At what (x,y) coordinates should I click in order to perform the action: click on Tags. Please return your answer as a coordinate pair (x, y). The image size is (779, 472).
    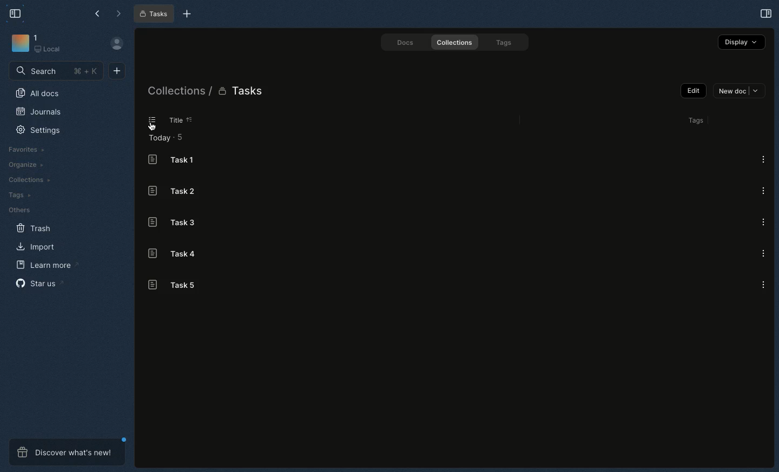
    Looking at the image, I should click on (17, 194).